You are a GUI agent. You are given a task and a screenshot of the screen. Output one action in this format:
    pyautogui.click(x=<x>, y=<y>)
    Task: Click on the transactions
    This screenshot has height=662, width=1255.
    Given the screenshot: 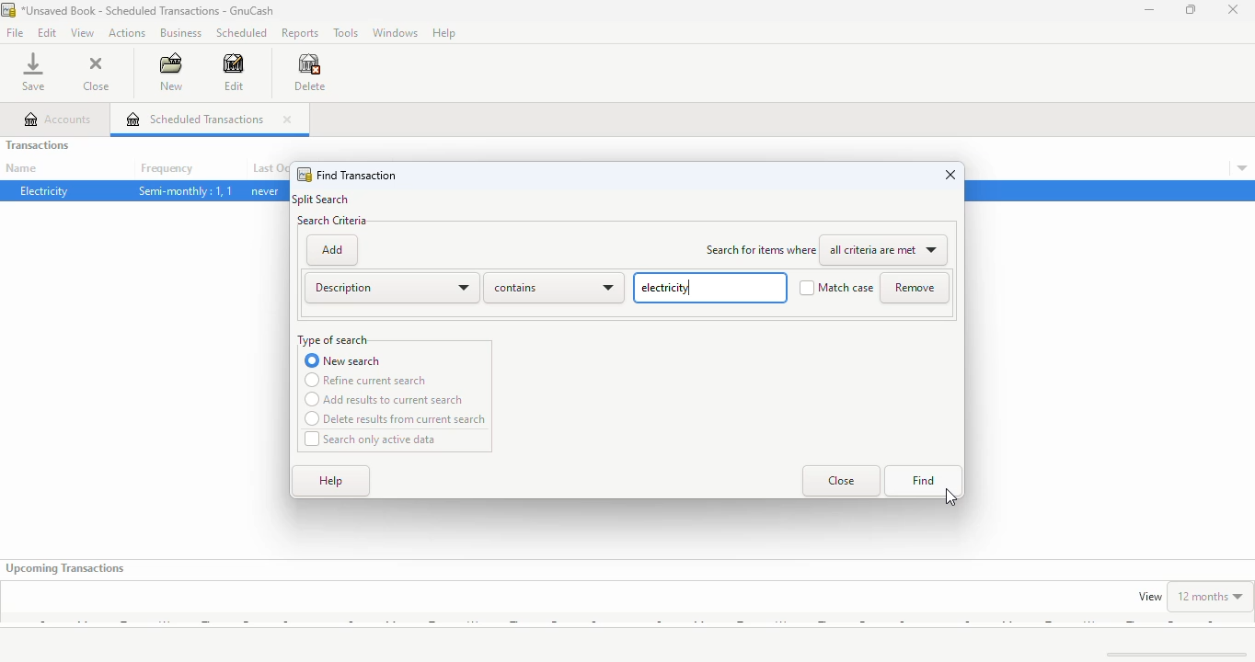 What is the action you would take?
    pyautogui.click(x=38, y=144)
    